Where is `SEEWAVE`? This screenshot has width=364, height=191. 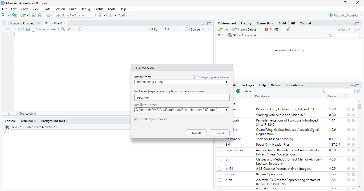
SEEWAVE is located at coordinates (181, 98).